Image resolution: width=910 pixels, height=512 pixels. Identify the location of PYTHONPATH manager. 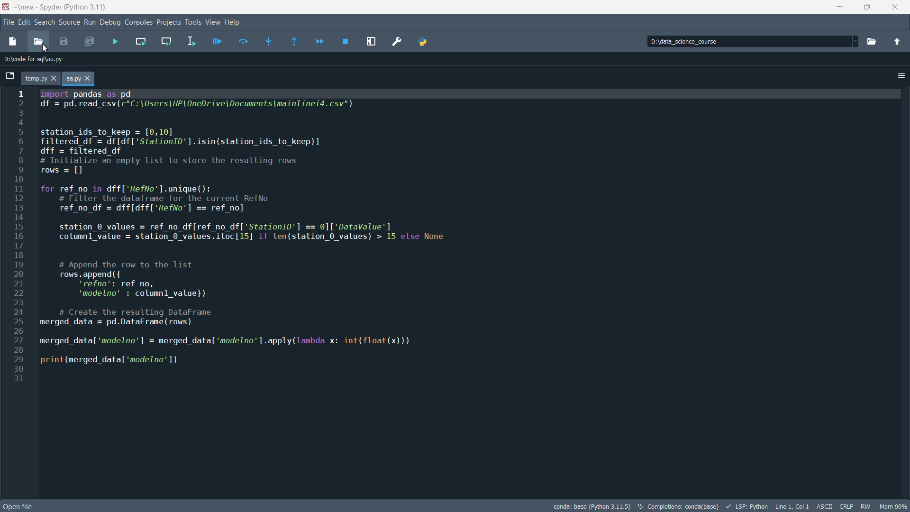
(426, 40).